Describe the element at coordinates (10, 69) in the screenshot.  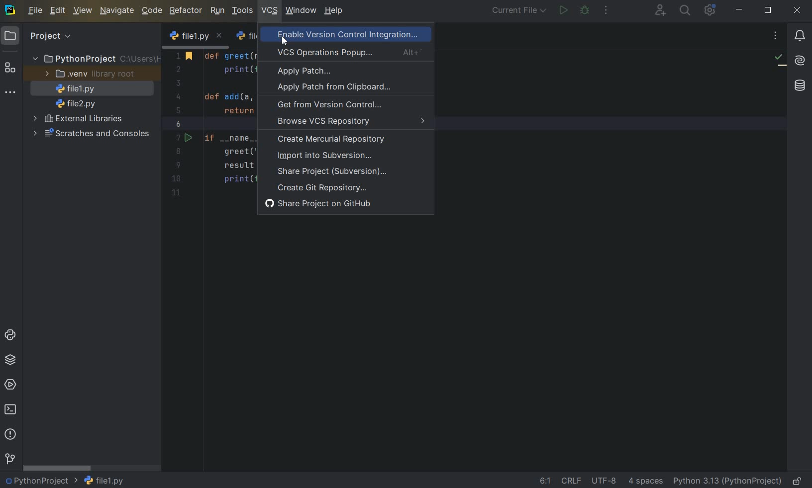
I see `structure` at that location.